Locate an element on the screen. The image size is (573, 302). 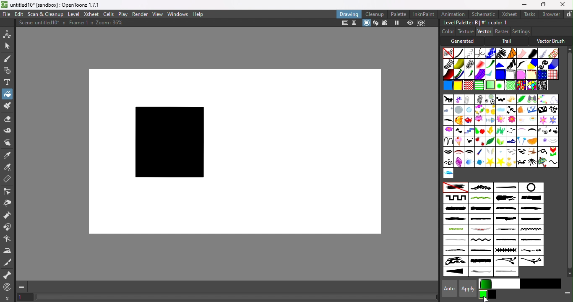
ZigZag is located at coordinates (510, 63).